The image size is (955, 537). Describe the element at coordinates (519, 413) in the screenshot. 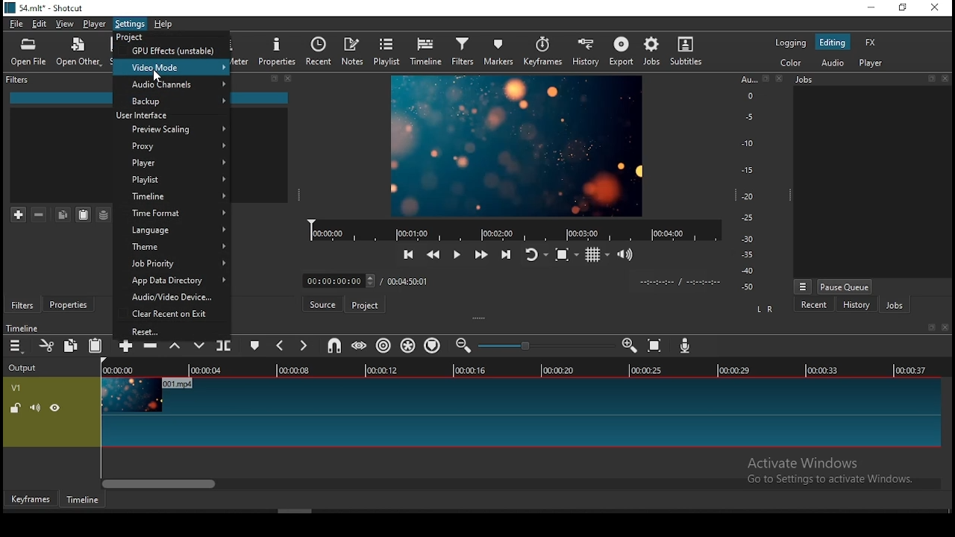

I see `video track` at that location.